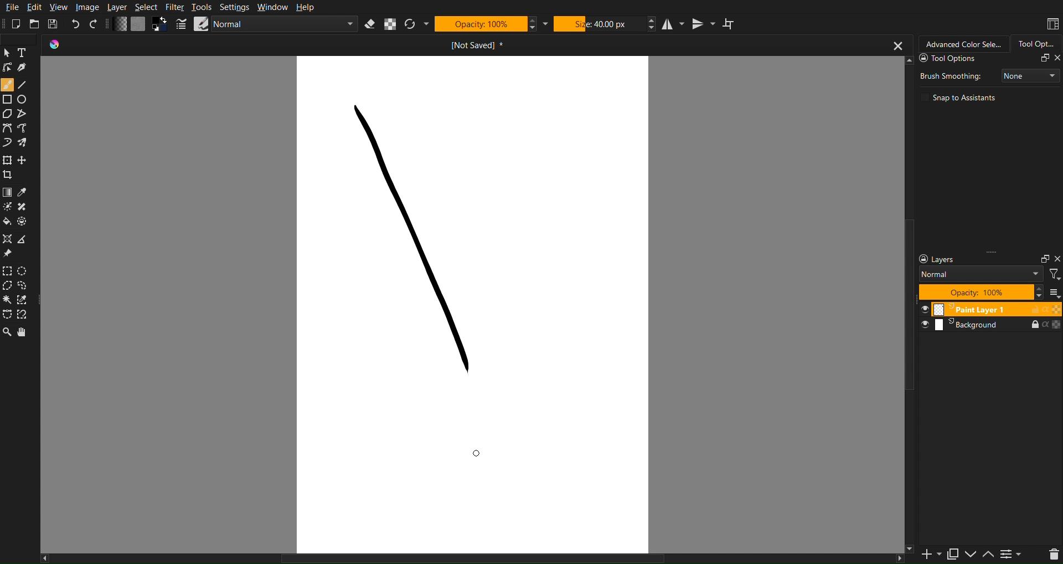 The image size is (1063, 564). What do you see at coordinates (982, 274) in the screenshot?
I see `Blend Mode` at bounding box center [982, 274].